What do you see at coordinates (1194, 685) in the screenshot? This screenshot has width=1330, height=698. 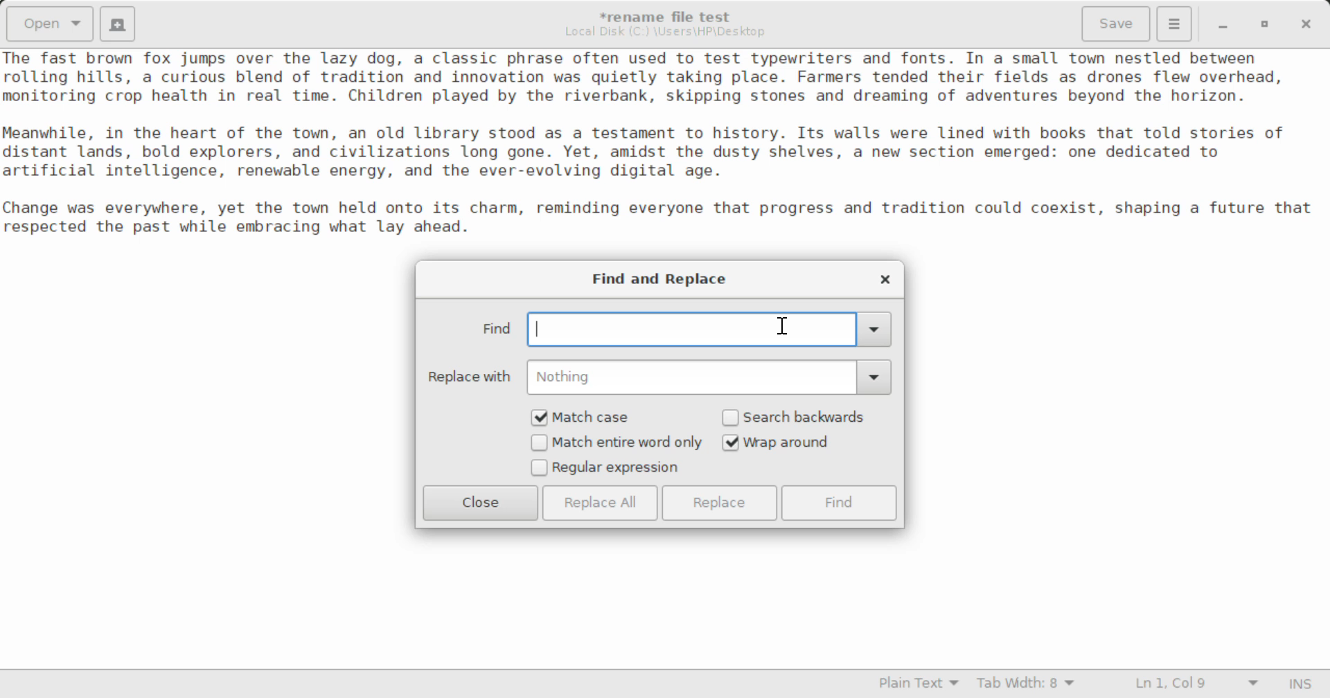 I see `Line and Character Count` at bounding box center [1194, 685].